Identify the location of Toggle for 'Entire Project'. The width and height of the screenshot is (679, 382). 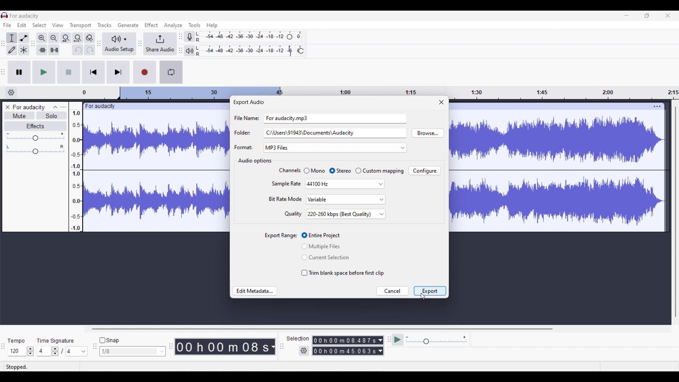
(326, 236).